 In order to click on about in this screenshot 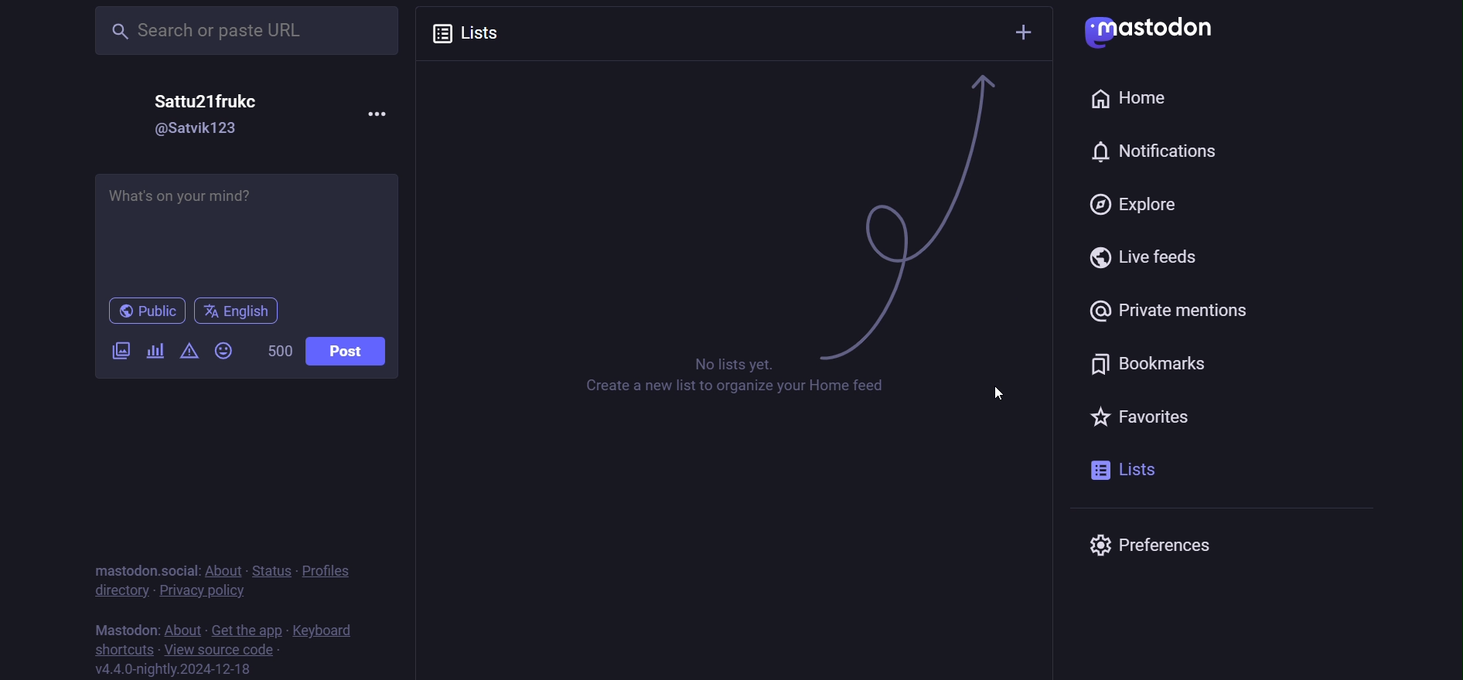, I will do `click(182, 627)`.